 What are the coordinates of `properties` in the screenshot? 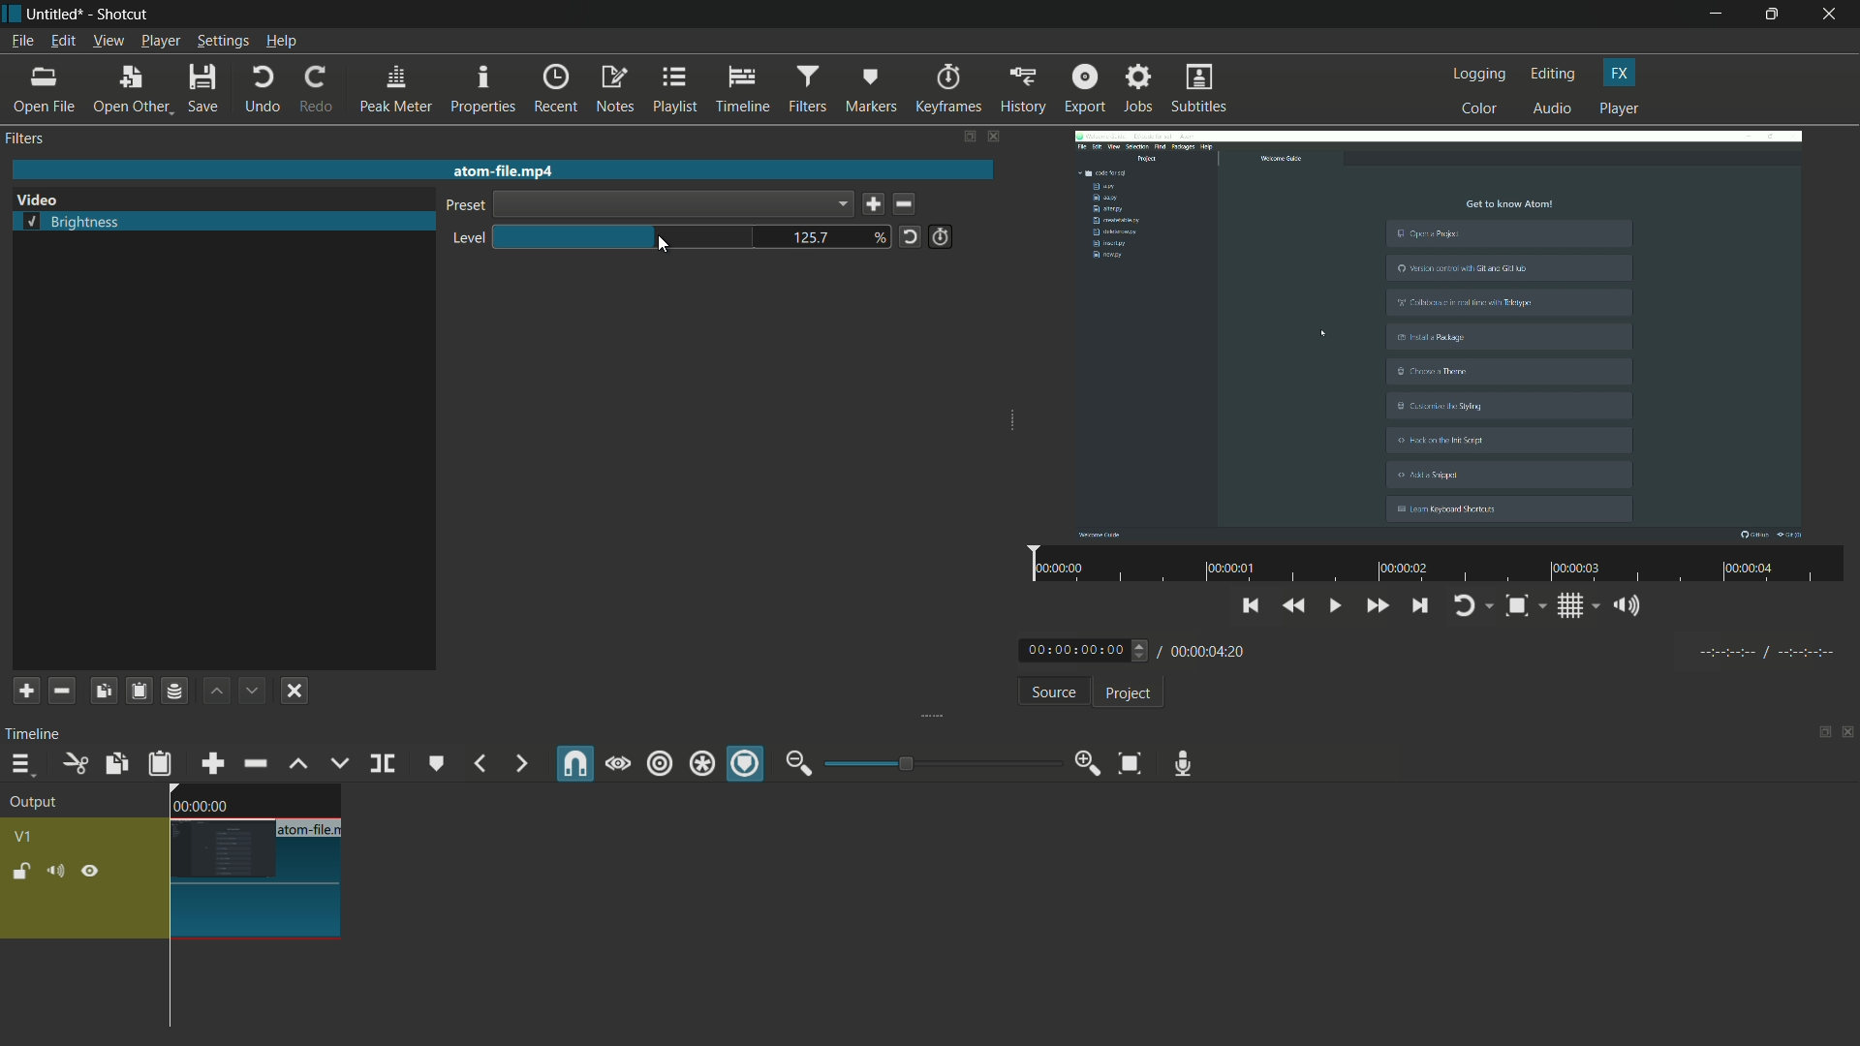 It's located at (482, 90).